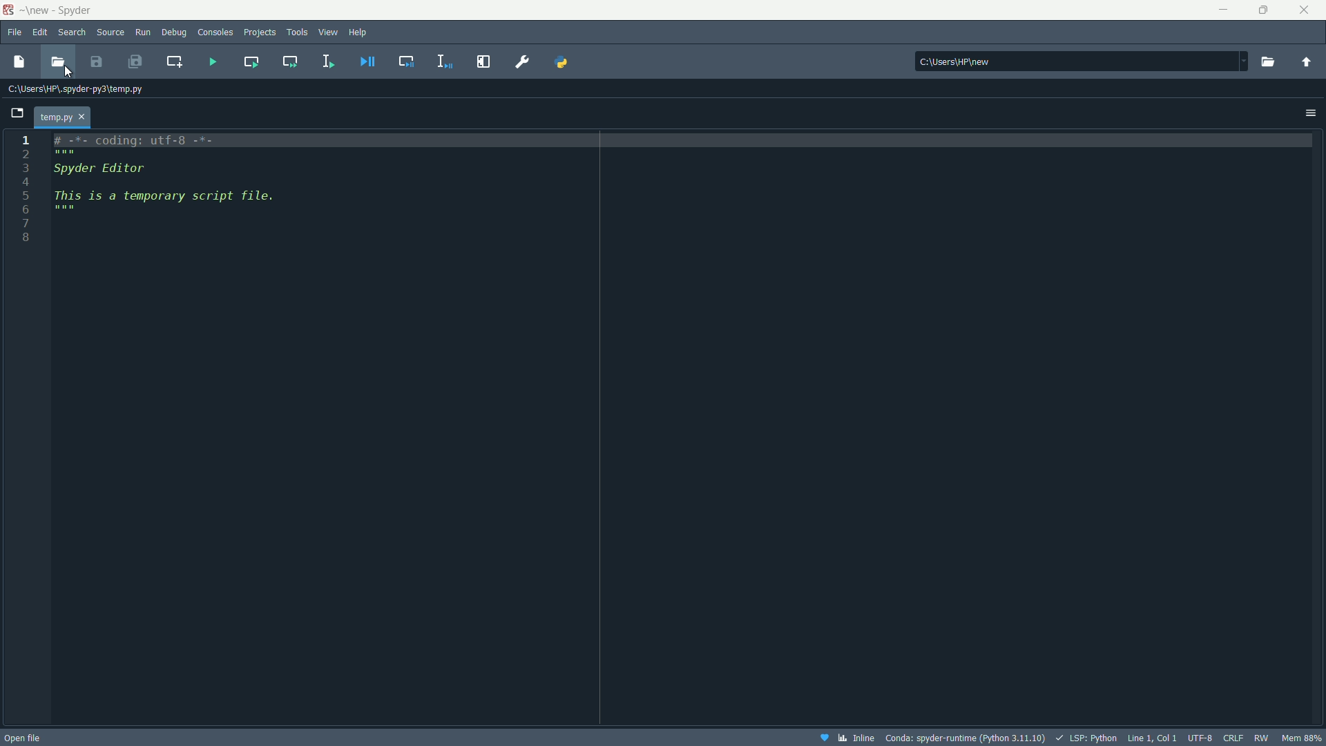 The image size is (1326, 746). Describe the element at coordinates (327, 60) in the screenshot. I see `Run selection or current line` at that location.